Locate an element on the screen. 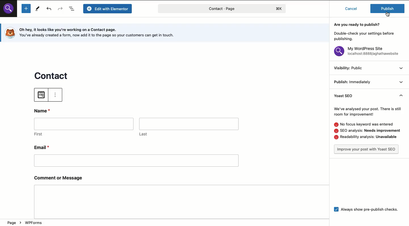  logo is located at coordinates (281, 9).